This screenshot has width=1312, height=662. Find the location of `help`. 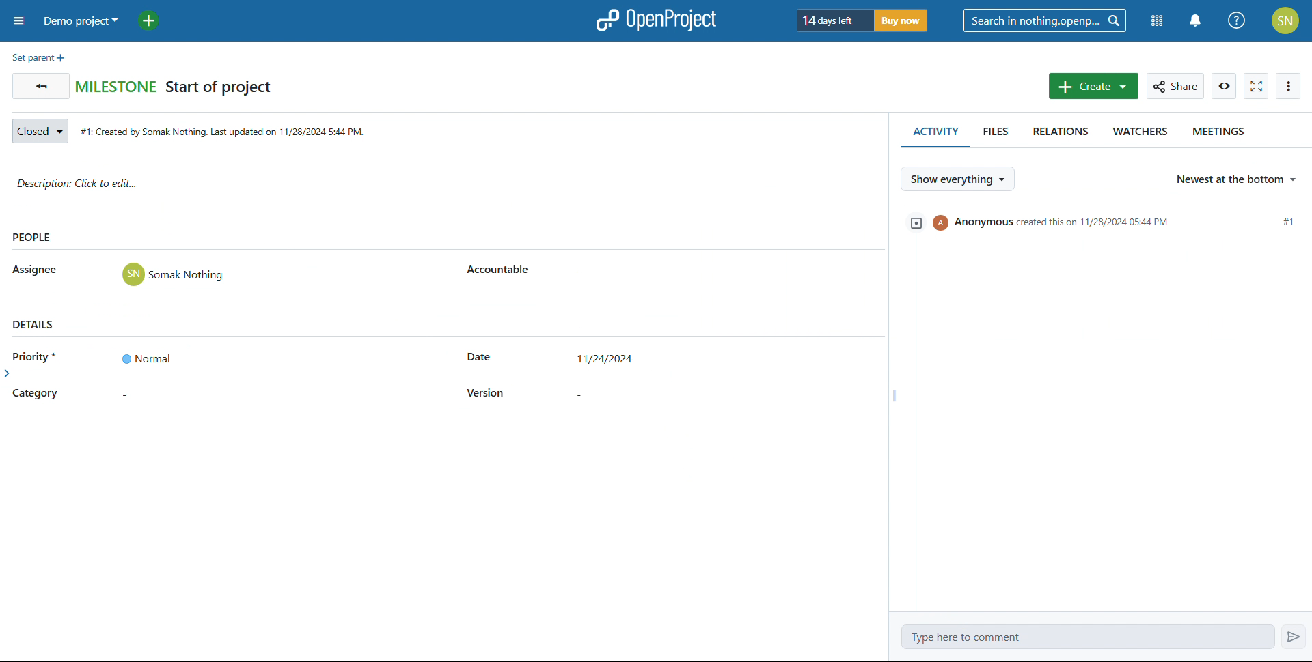

help is located at coordinates (1236, 20).